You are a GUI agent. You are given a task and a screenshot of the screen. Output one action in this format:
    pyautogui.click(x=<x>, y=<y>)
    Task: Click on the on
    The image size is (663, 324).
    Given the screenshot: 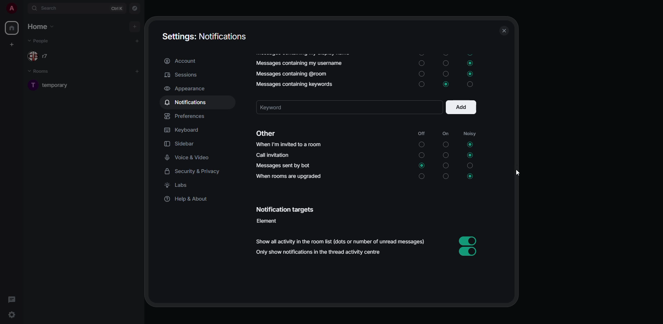 What is the action you would take?
    pyautogui.click(x=423, y=178)
    